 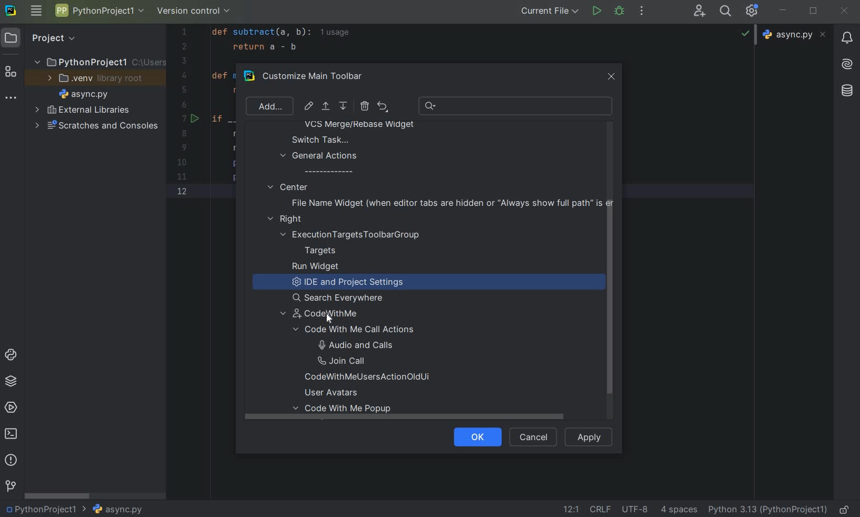 I want to click on switch task, so click(x=315, y=140).